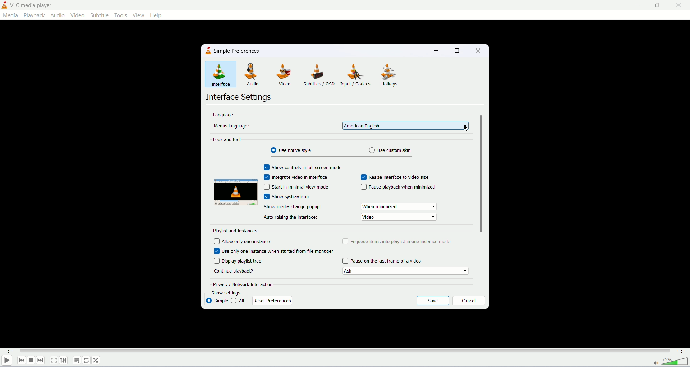 Image resolution: width=690 pixels, height=367 pixels. I want to click on minimize, so click(634, 7).